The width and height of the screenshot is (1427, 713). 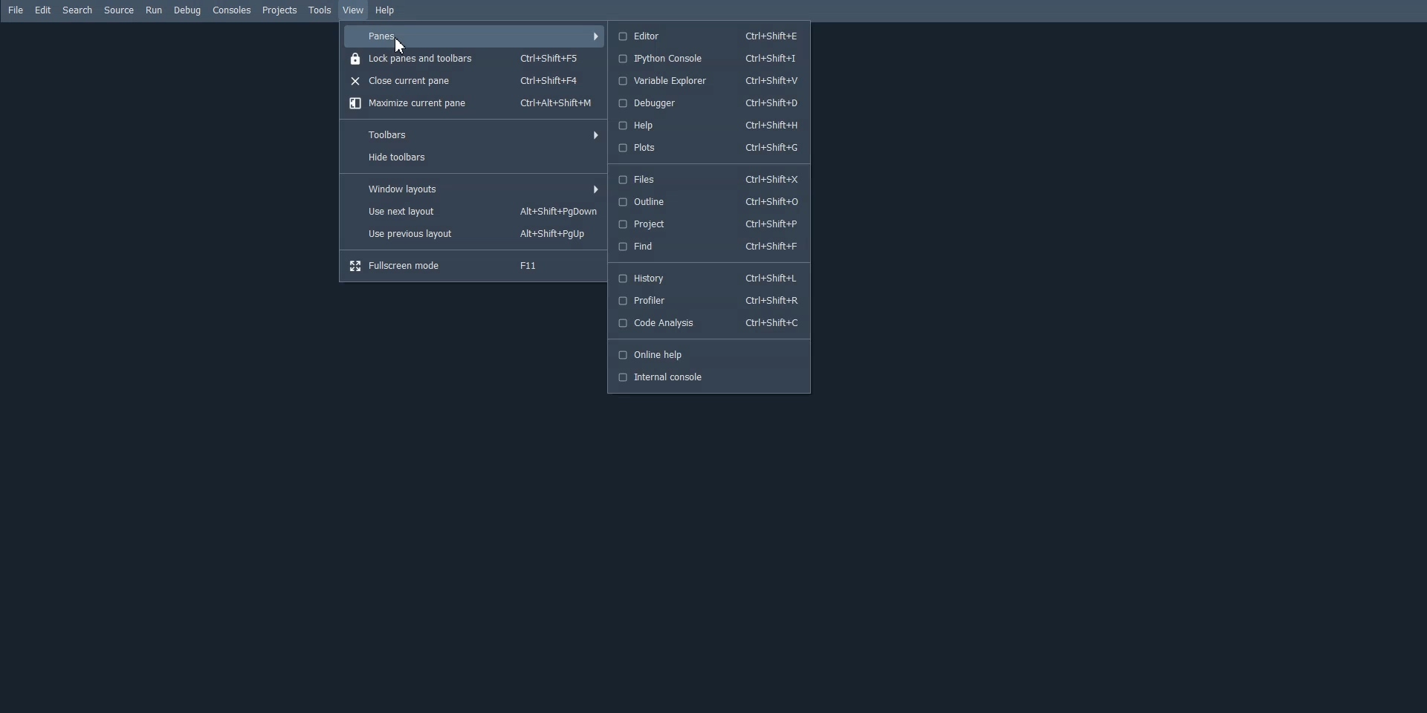 What do you see at coordinates (708, 148) in the screenshot?
I see `Plots` at bounding box center [708, 148].